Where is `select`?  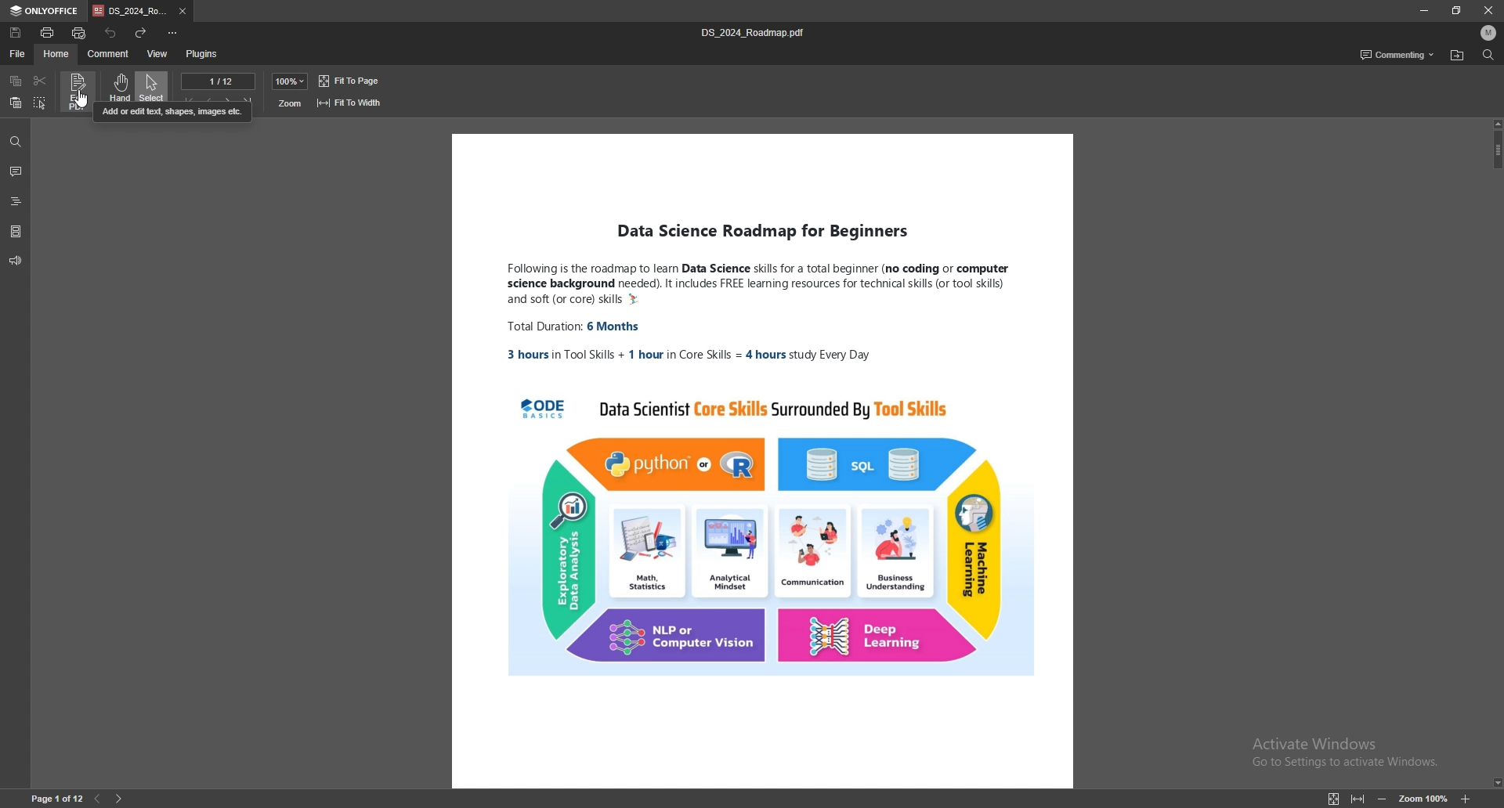
select is located at coordinates (152, 85).